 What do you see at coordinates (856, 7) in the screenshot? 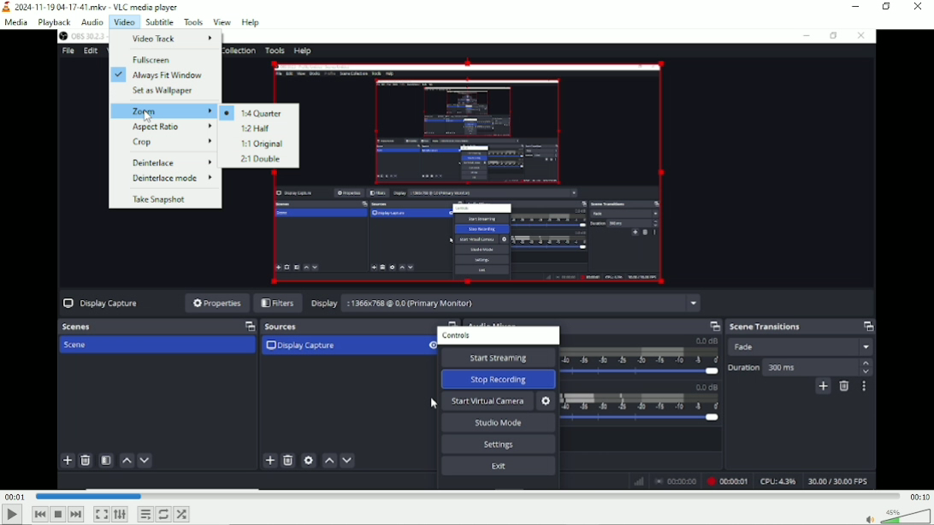
I see `Minimize` at bounding box center [856, 7].